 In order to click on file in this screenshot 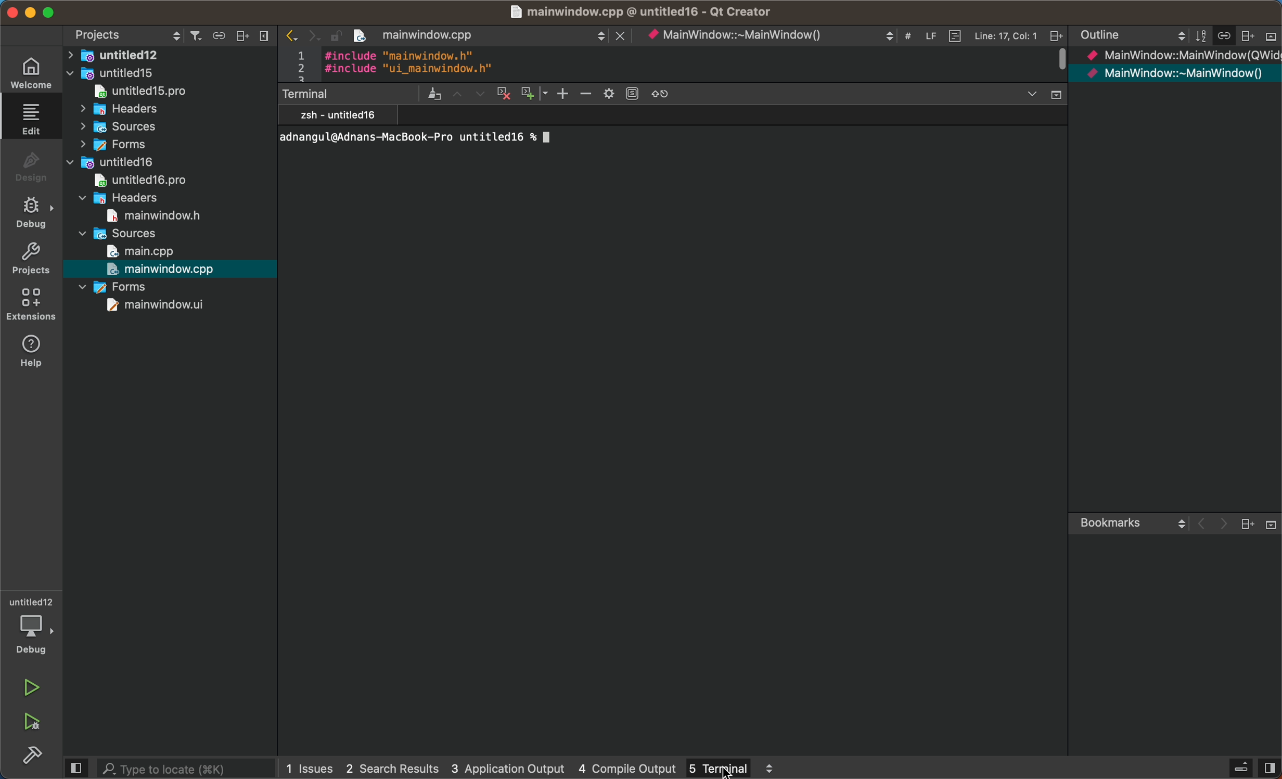, I will do `click(166, 269)`.